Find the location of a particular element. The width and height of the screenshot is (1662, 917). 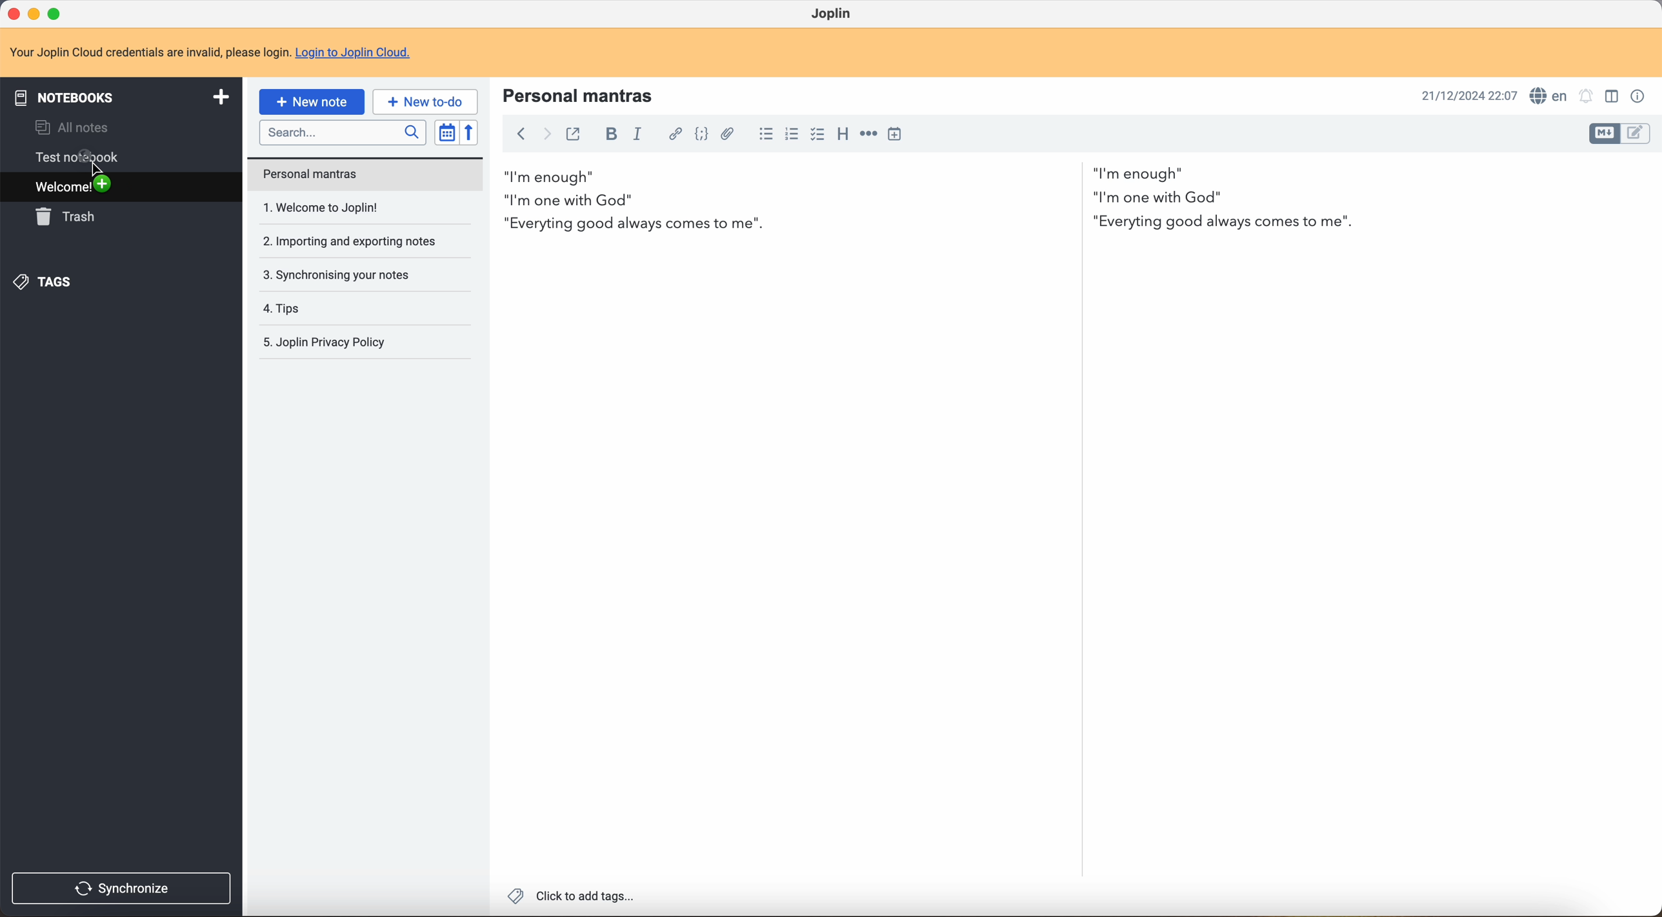

all notes is located at coordinates (78, 128).